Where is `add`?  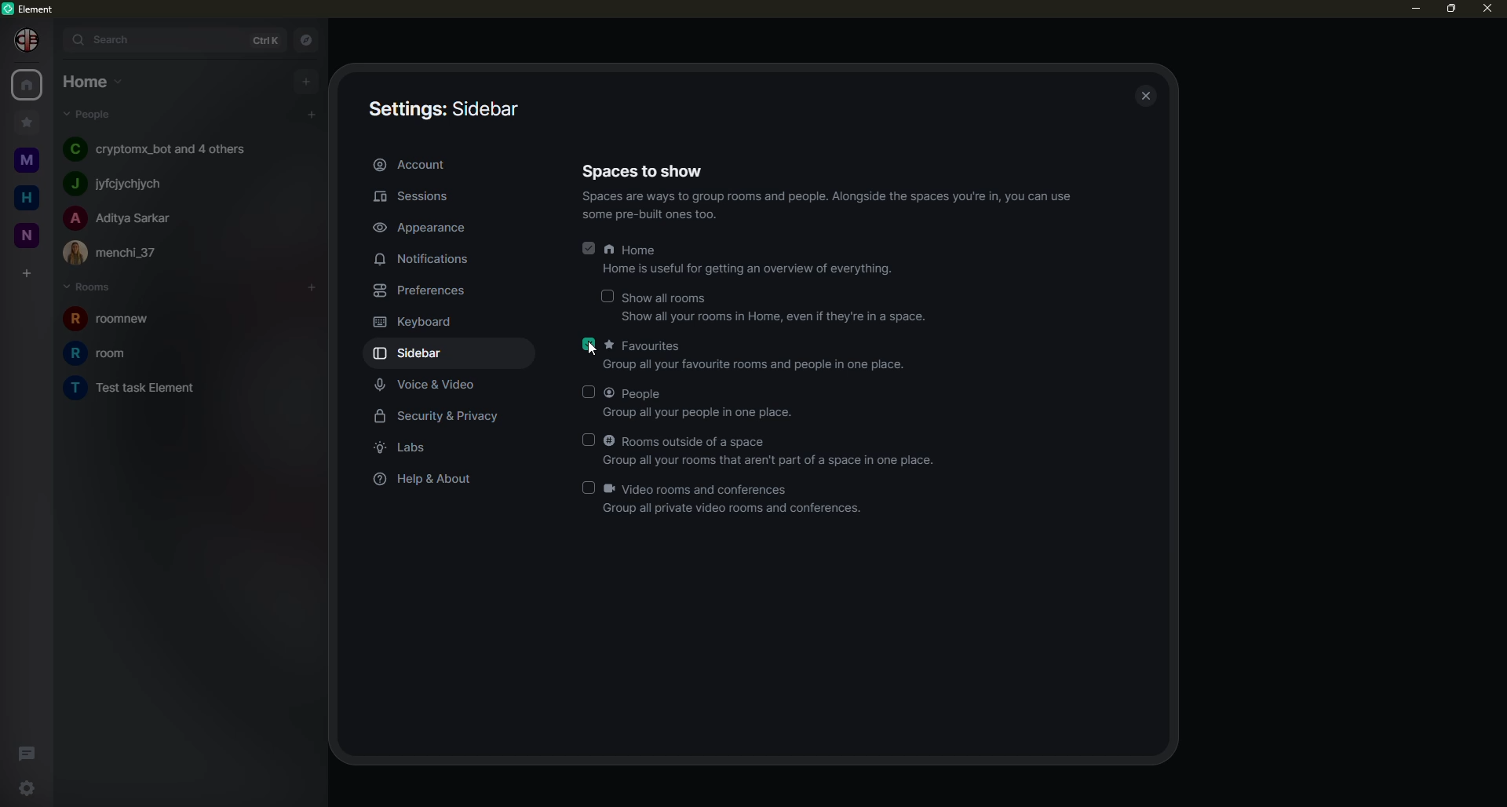 add is located at coordinates (306, 283).